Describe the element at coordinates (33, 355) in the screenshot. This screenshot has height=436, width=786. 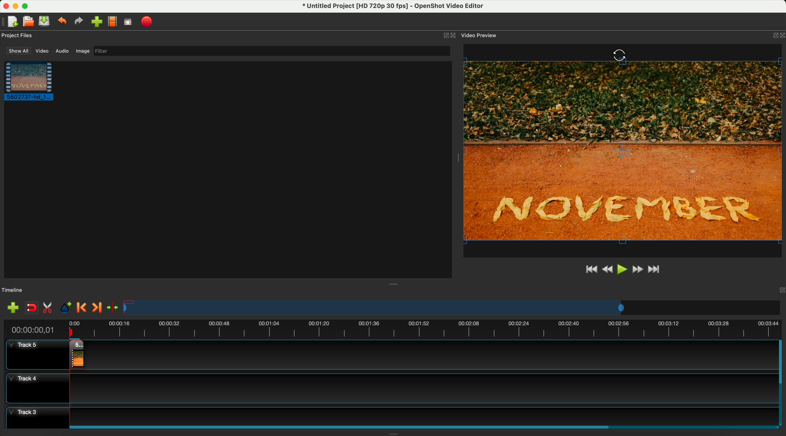
I see `track 5` at that location.